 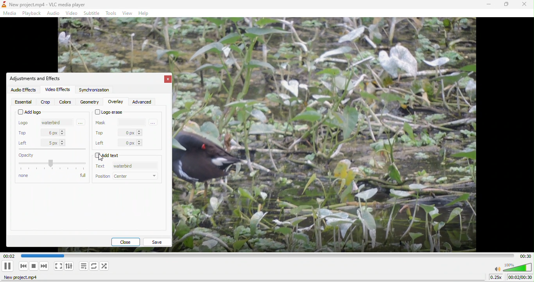 I want to click on add logo, so click(x=29, y=112).